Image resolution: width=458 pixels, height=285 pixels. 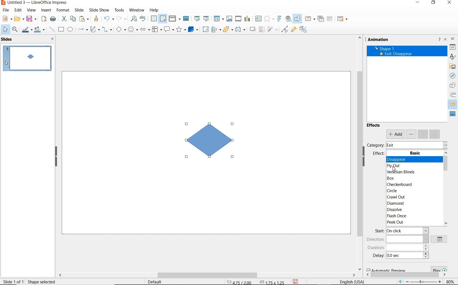 I want to click on view, so click(x=31, y=10).